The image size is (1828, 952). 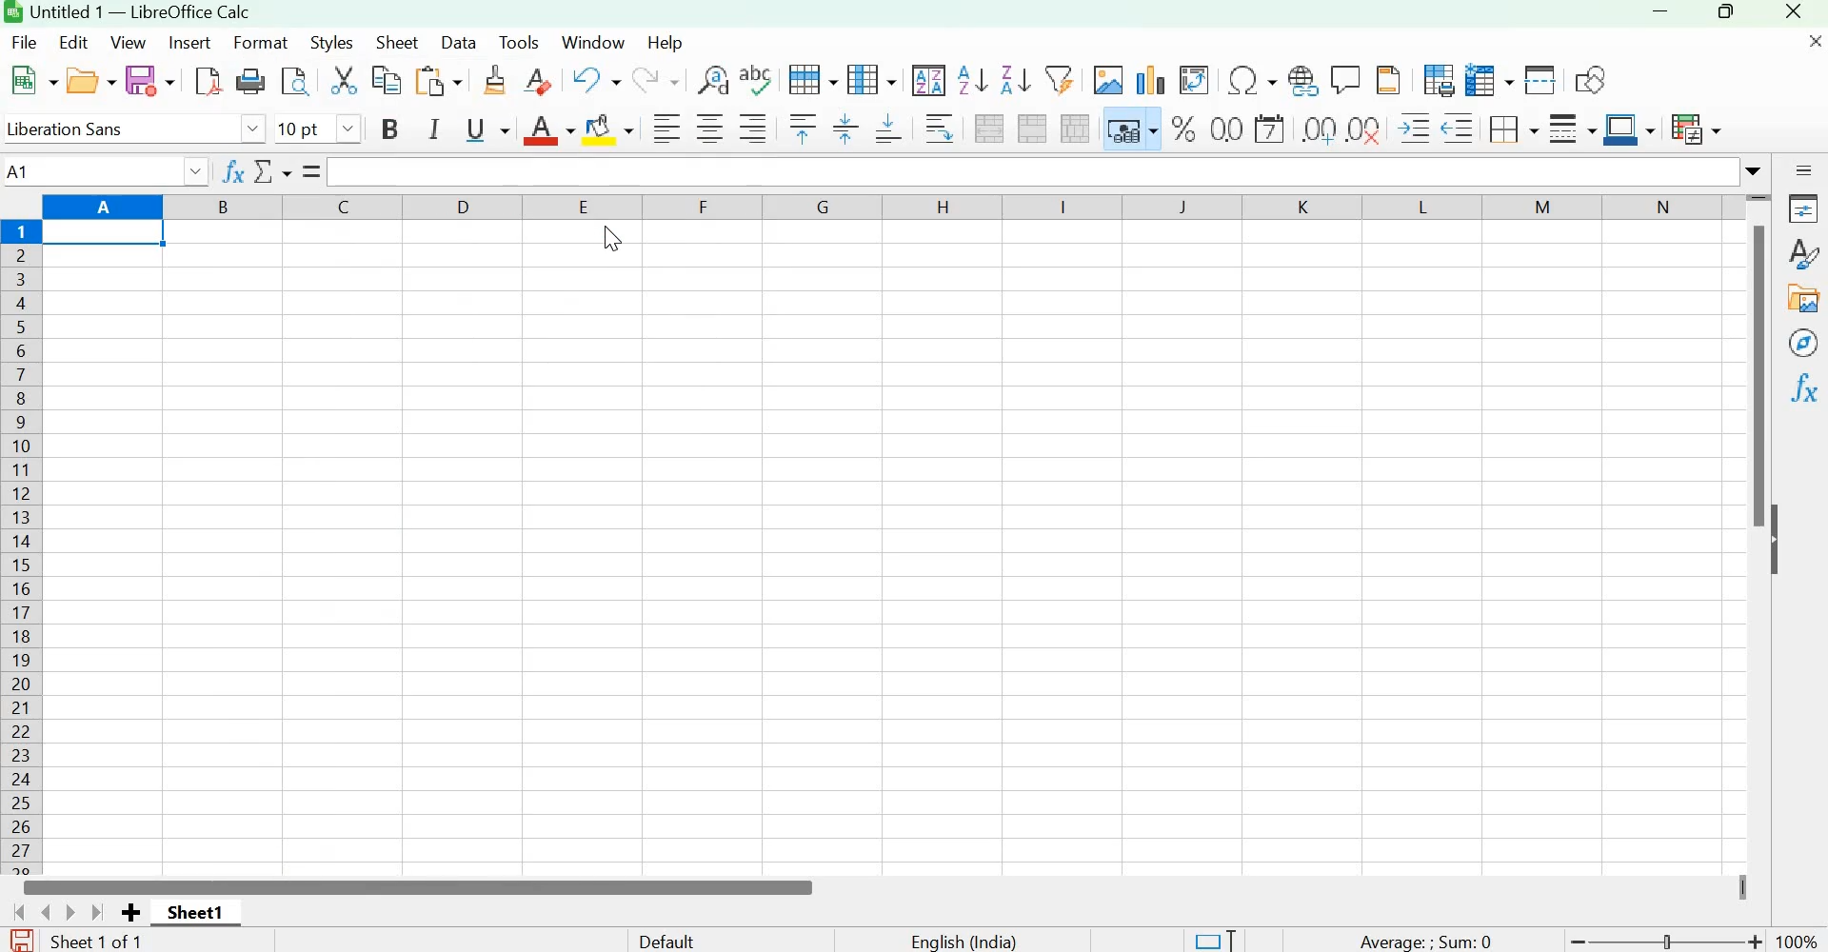 I want to click on Define print area, so click(x=1435, y=80).